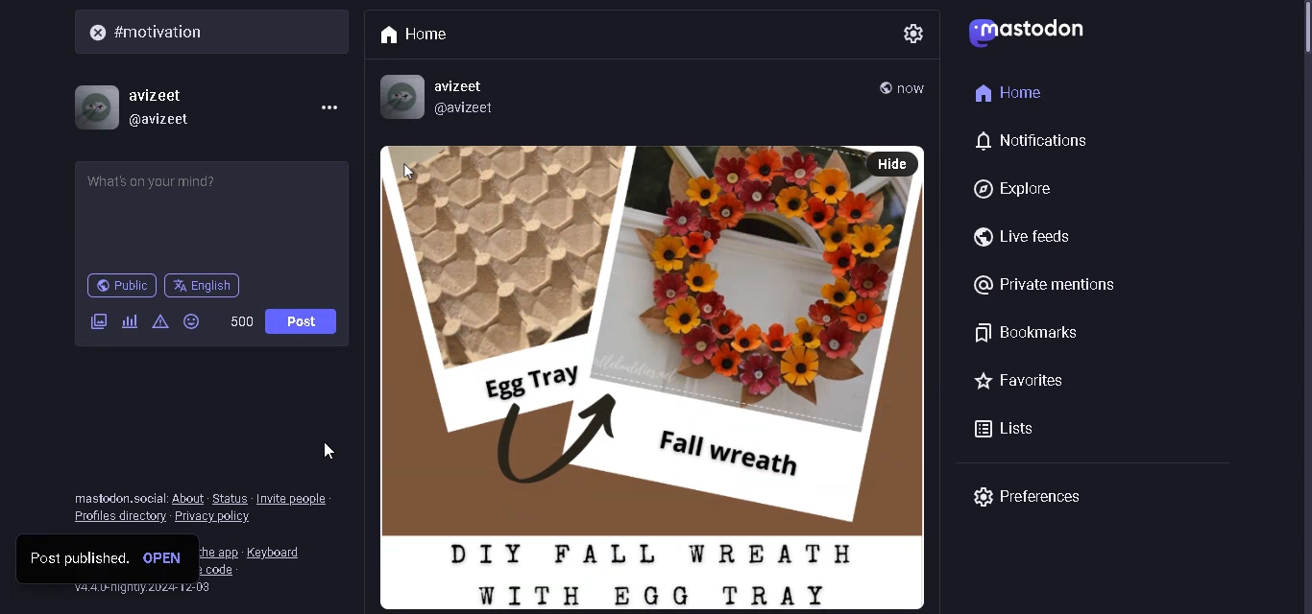 Image resolution: width=1312 pixels, height=614 pixels. What do you see at coordinates (210, 217) in the screenshot?
I see `What's on your mind?` at bounding box center [210, 217].